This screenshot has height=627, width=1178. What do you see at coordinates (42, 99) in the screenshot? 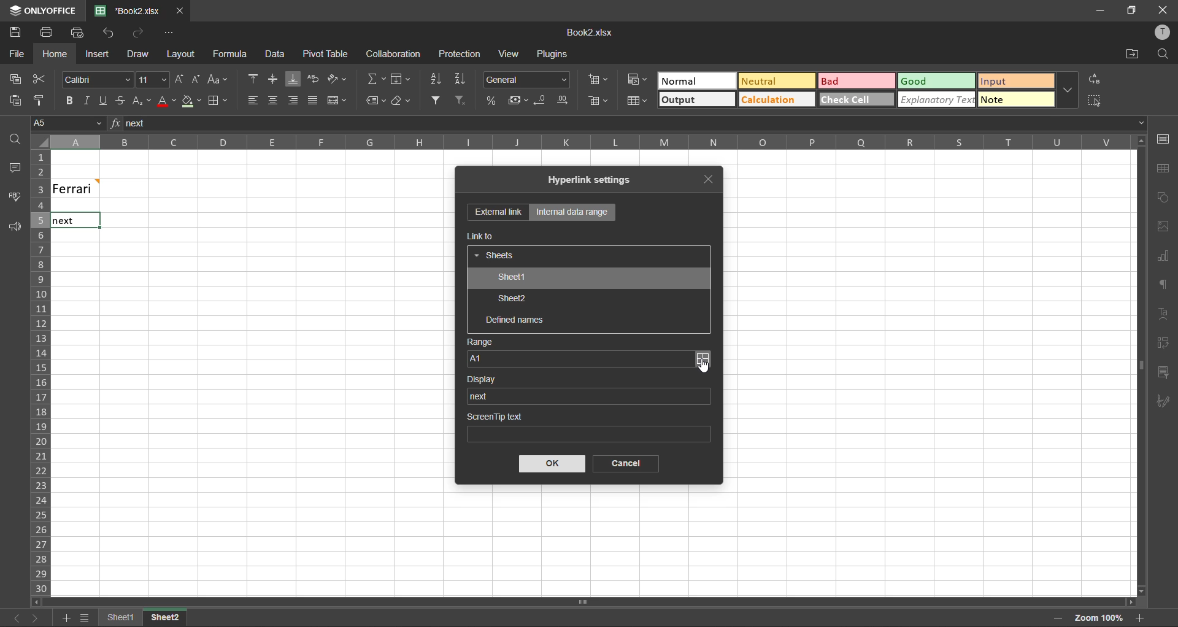
I see `copy style` at bounding box center [42, 99].